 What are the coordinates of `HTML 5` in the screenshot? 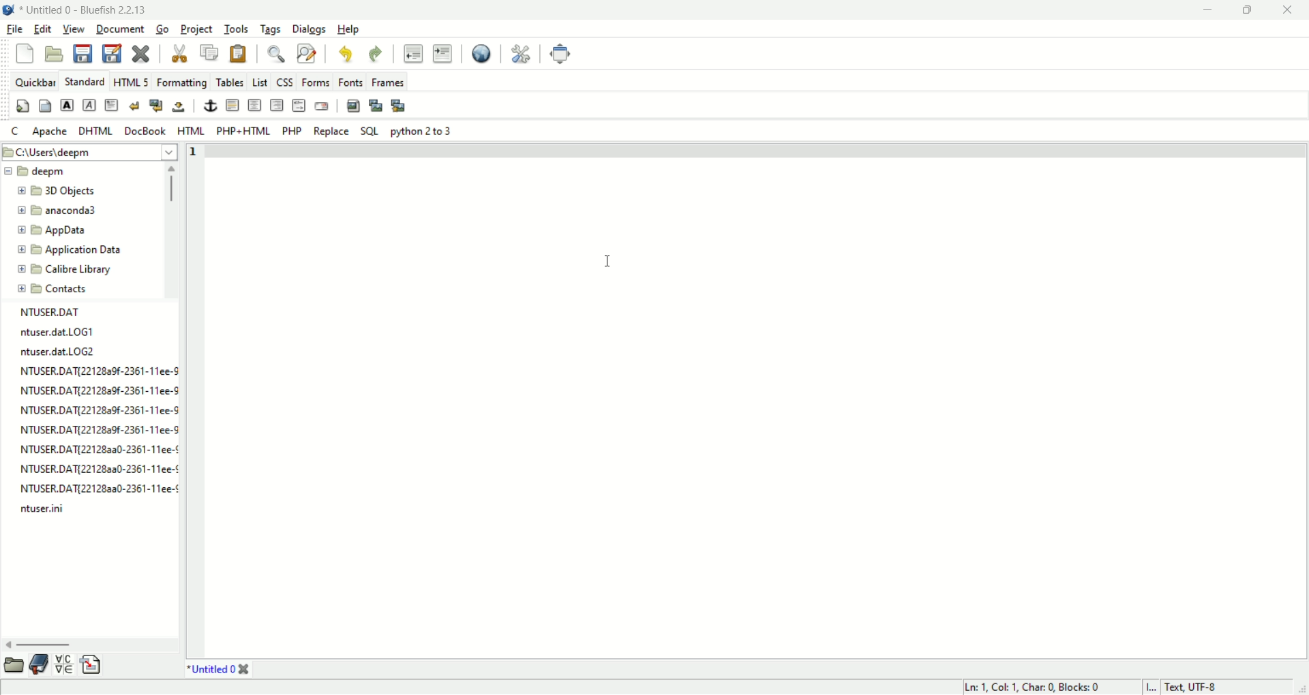 It's located at (132, 83).